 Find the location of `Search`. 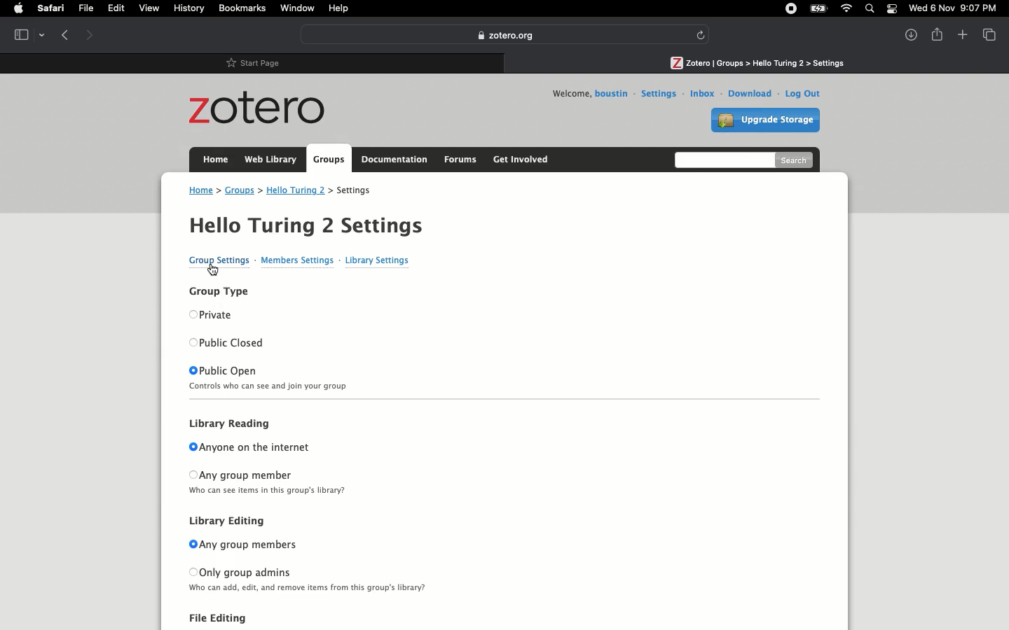

Search is located at coordinates (794, 161).